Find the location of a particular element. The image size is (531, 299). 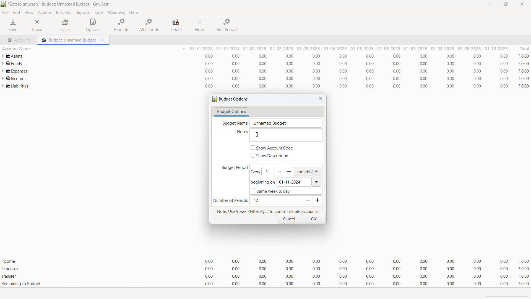

account statement for "Liabilities" is located at coordinates (269, 86).